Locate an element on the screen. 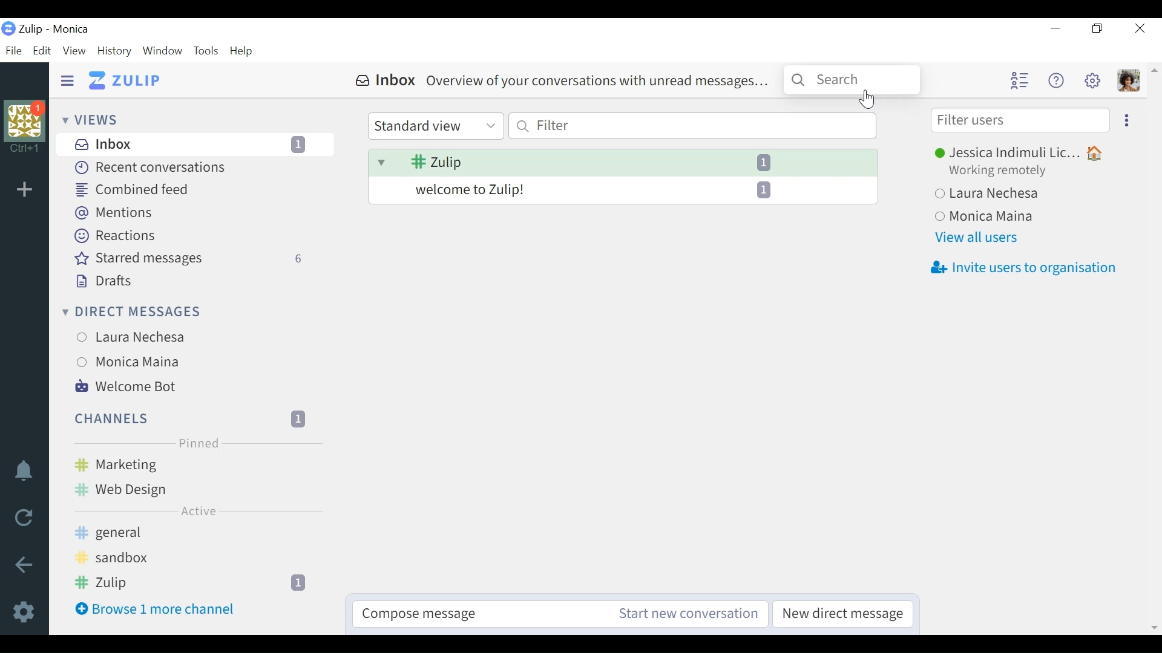 The width and height of the screenshot is (1162, 653). Filter is located at coordinates (692, 127).